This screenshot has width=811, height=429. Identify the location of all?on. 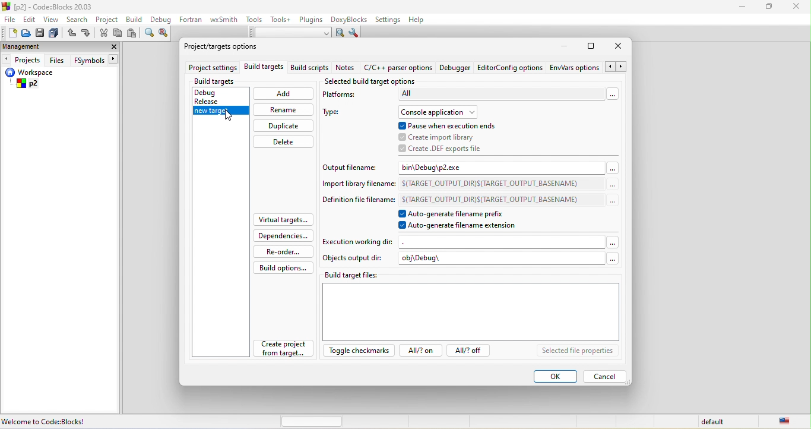
(419, 352).